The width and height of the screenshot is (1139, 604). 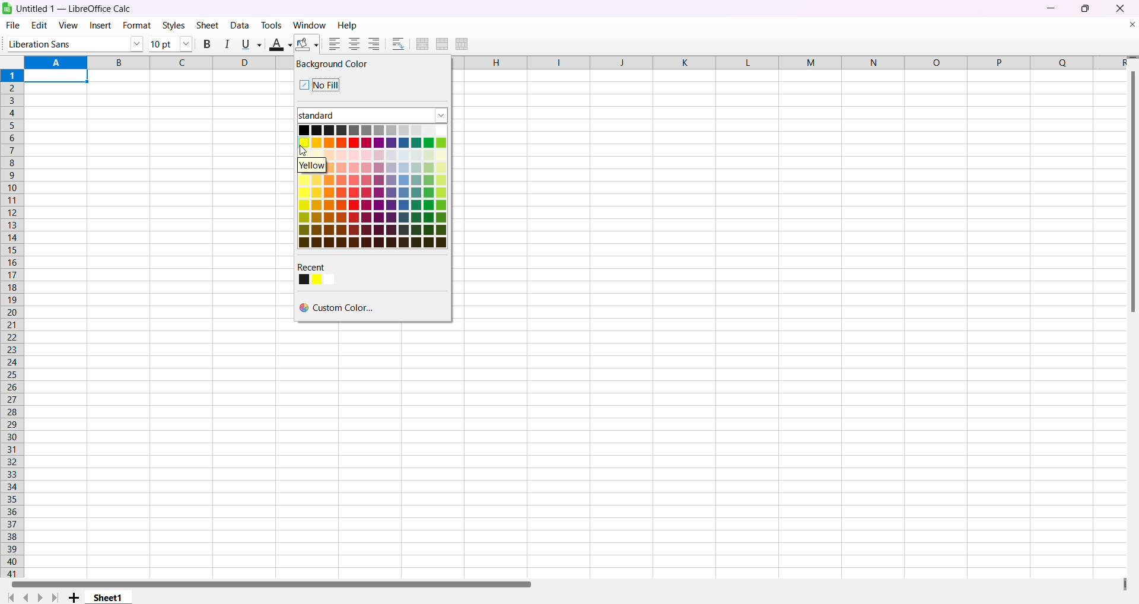 I want to click on sheet, so click(x=209, y=26).